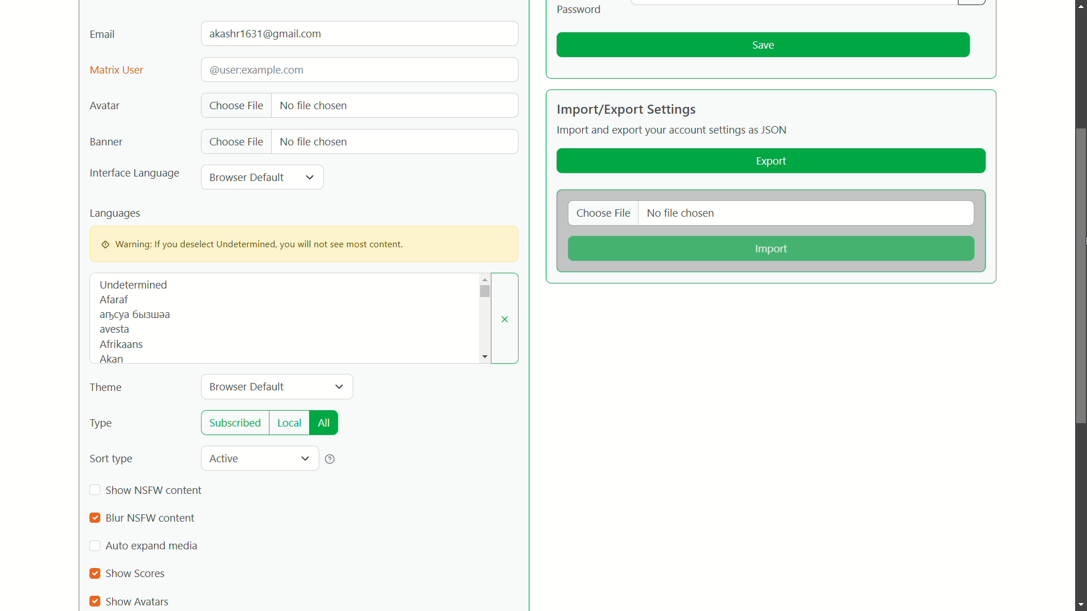 The width and height of the screenshot is (1087, 611). Describe the element at coordinates (96, 490) in the screenshot. I see `checkbox` at that location.